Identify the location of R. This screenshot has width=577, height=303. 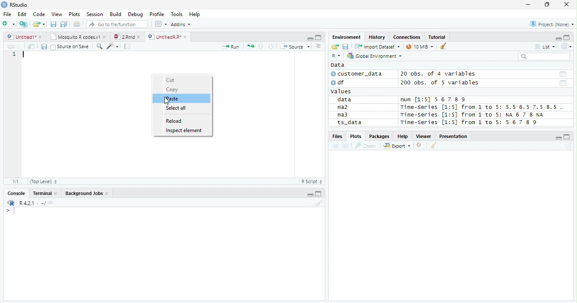
(10, 203).